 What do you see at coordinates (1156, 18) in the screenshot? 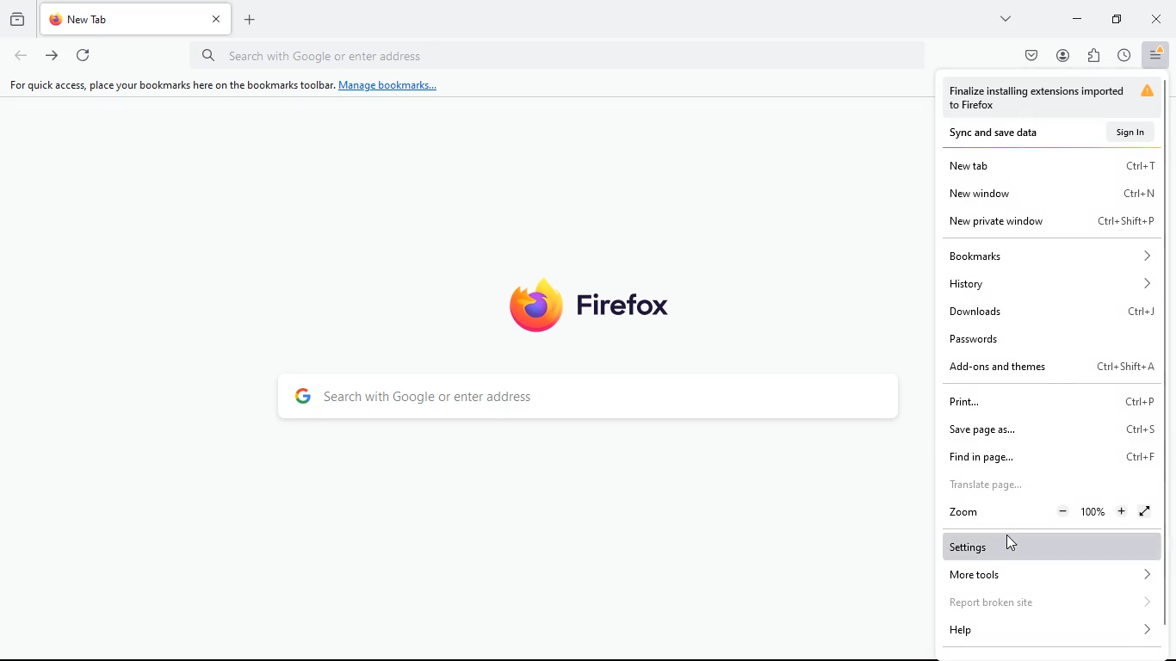
I see `close` at bounding box center [1156, 18].